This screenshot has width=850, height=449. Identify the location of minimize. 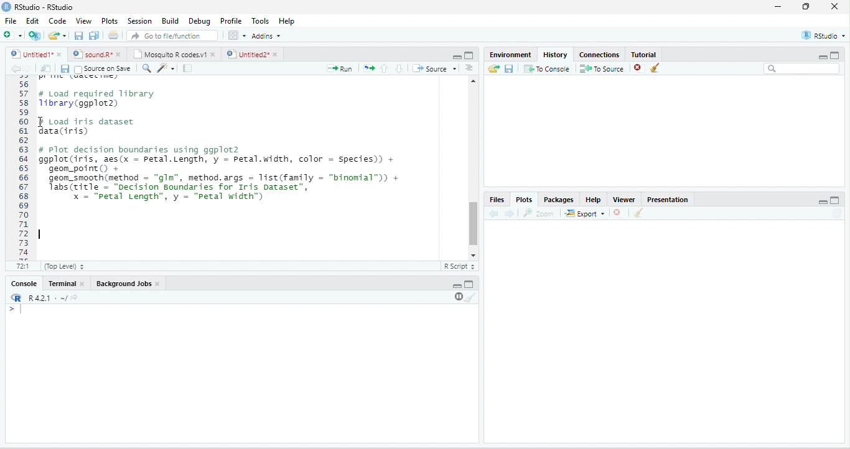
(457, 286).